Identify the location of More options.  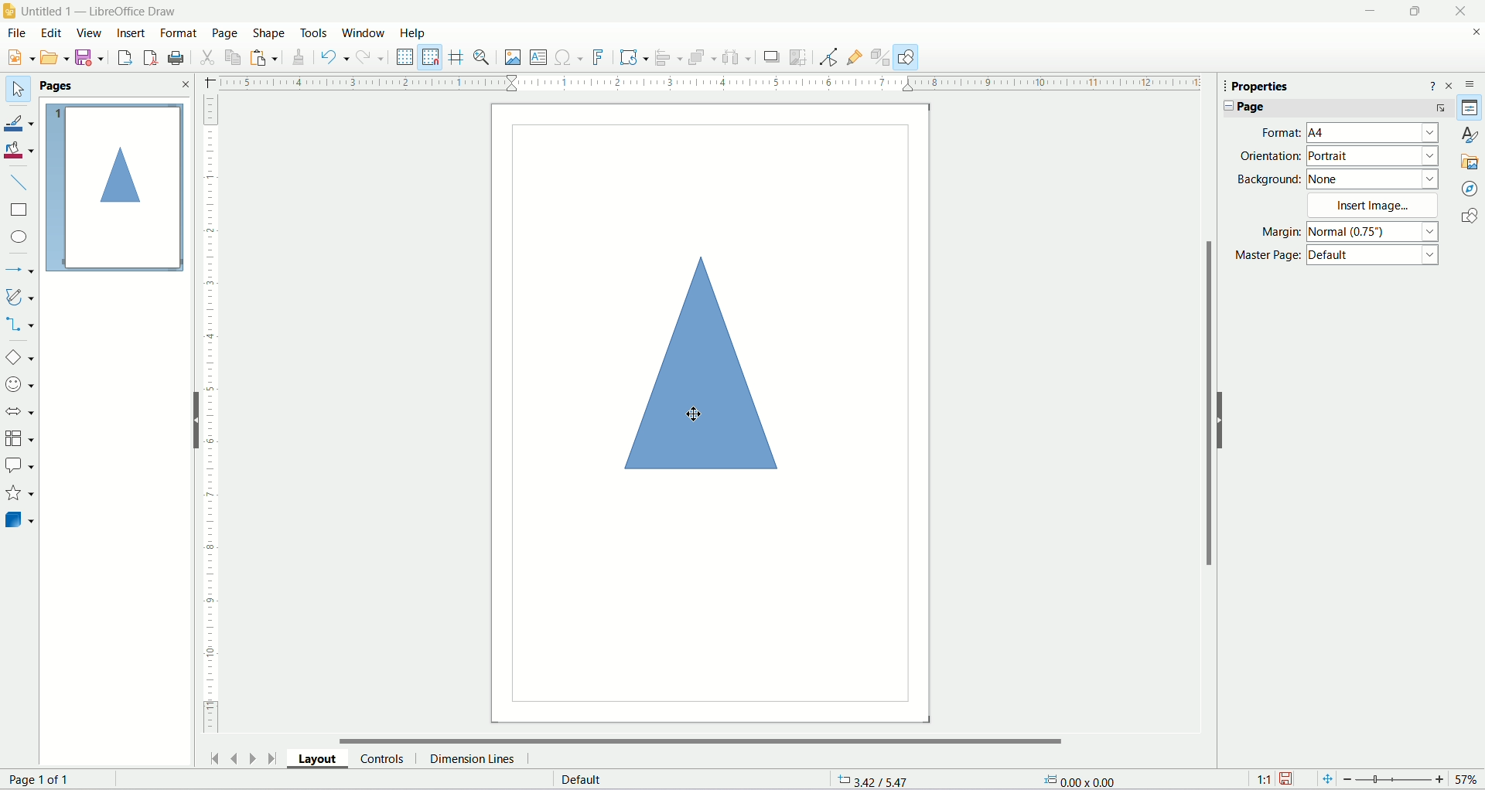
(1441, 108).